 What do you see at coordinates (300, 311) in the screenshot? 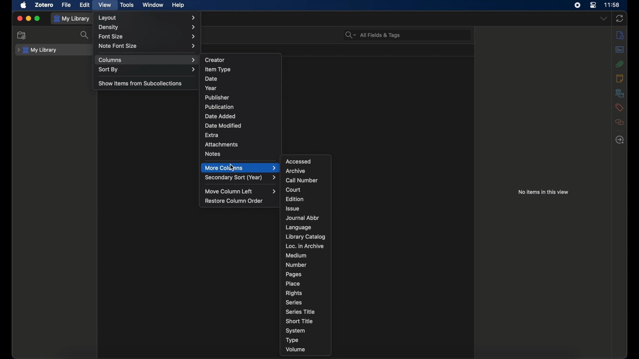
I see `series title` at bounding box center [300, 311].